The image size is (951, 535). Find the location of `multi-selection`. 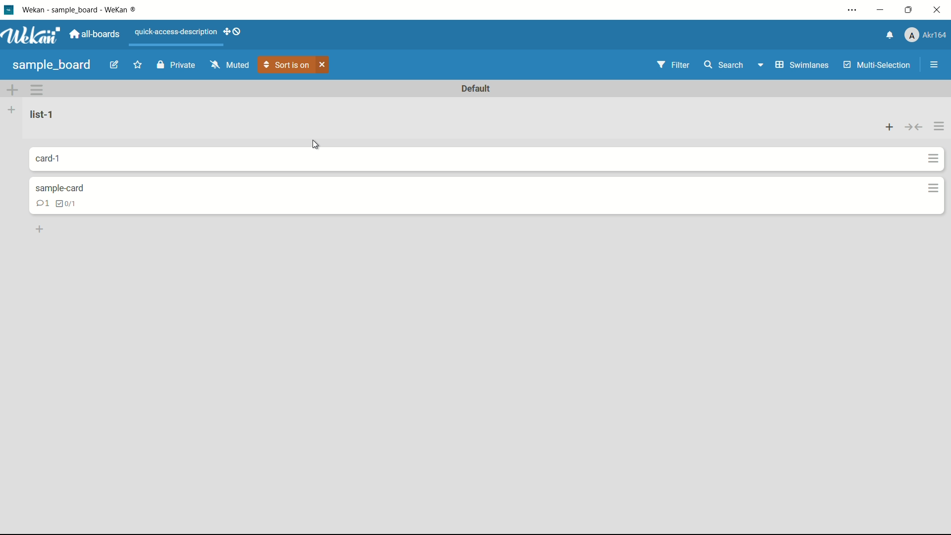

multi-selection is located at coordinates (878, 65).